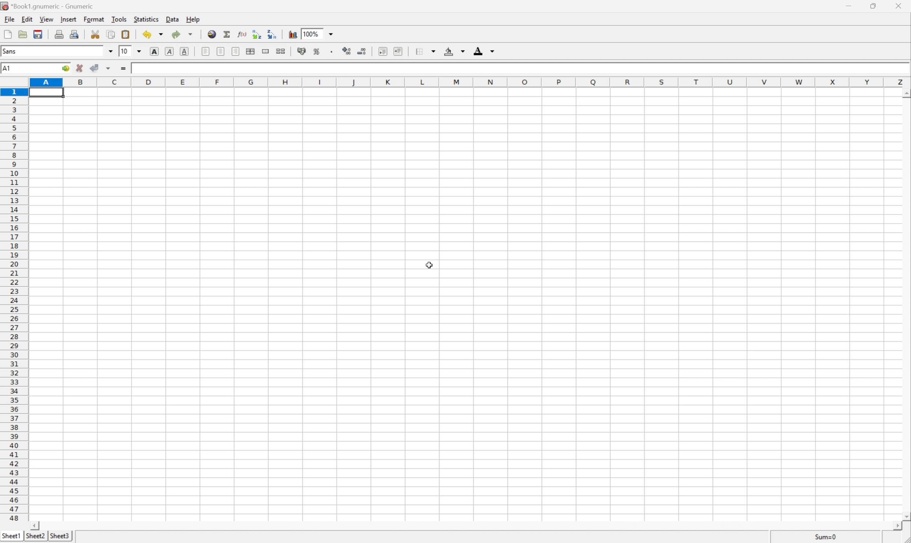 This screenshot has width=911, height=543. I want to click on Enter formula, so click(123, 69).